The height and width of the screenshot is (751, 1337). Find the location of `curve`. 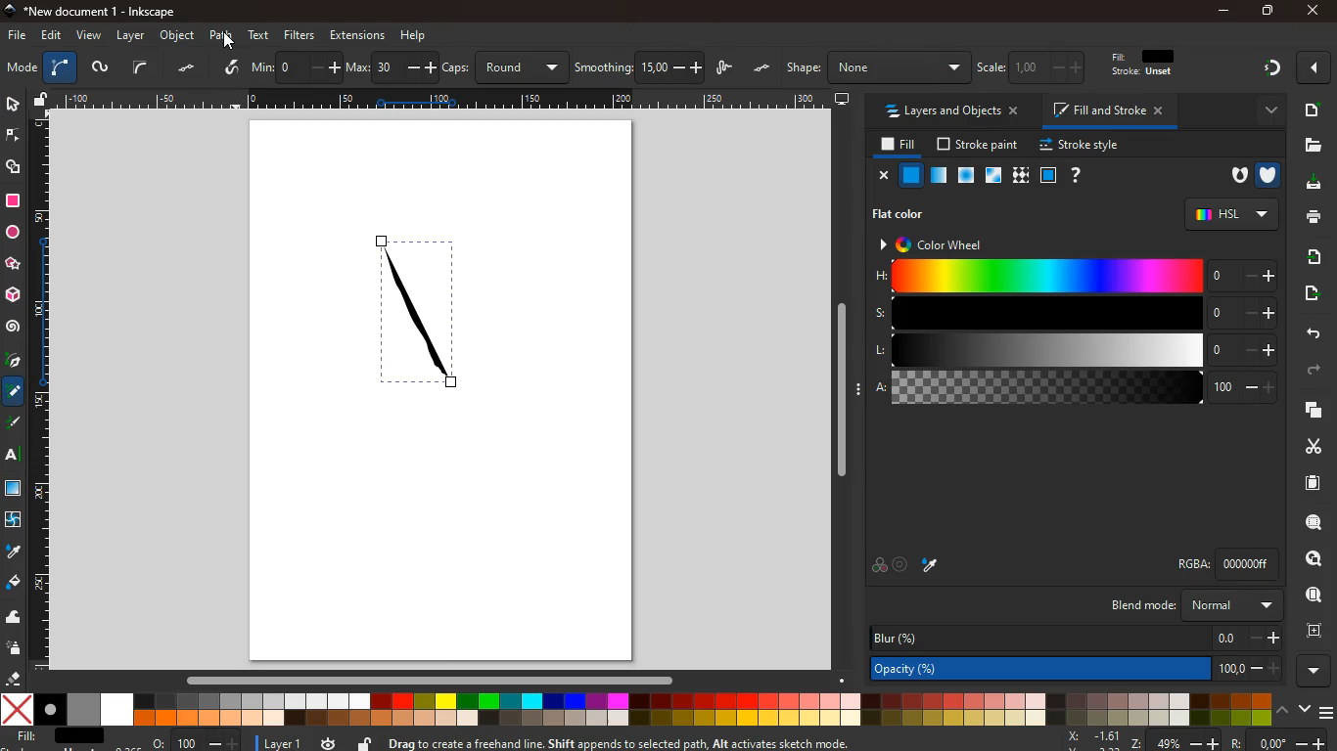

curve is located at coordinates (60, 68).